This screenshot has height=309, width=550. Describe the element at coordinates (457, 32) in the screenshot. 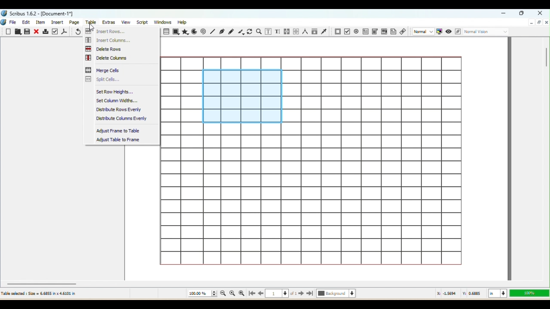

I see `Edit in Preview mode` at that location.